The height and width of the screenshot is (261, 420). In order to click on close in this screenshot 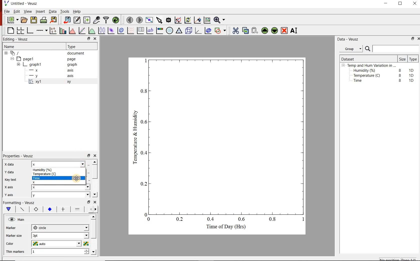, I will do `click(96, 156)`.